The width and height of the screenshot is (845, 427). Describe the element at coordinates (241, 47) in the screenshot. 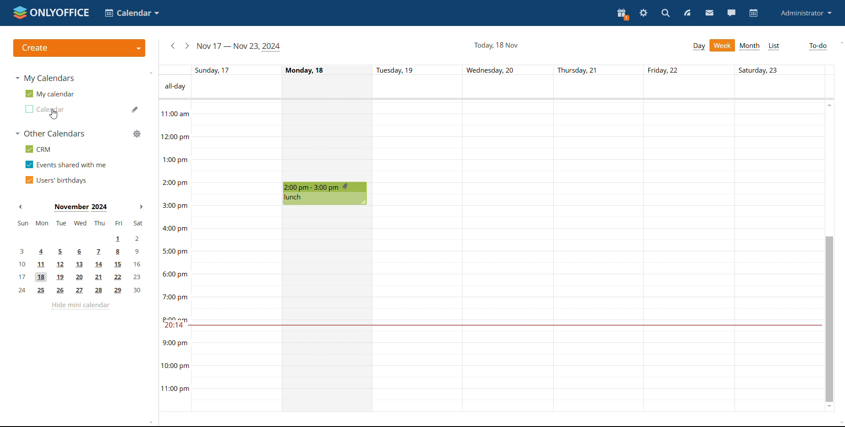

I see `current week` at that location.